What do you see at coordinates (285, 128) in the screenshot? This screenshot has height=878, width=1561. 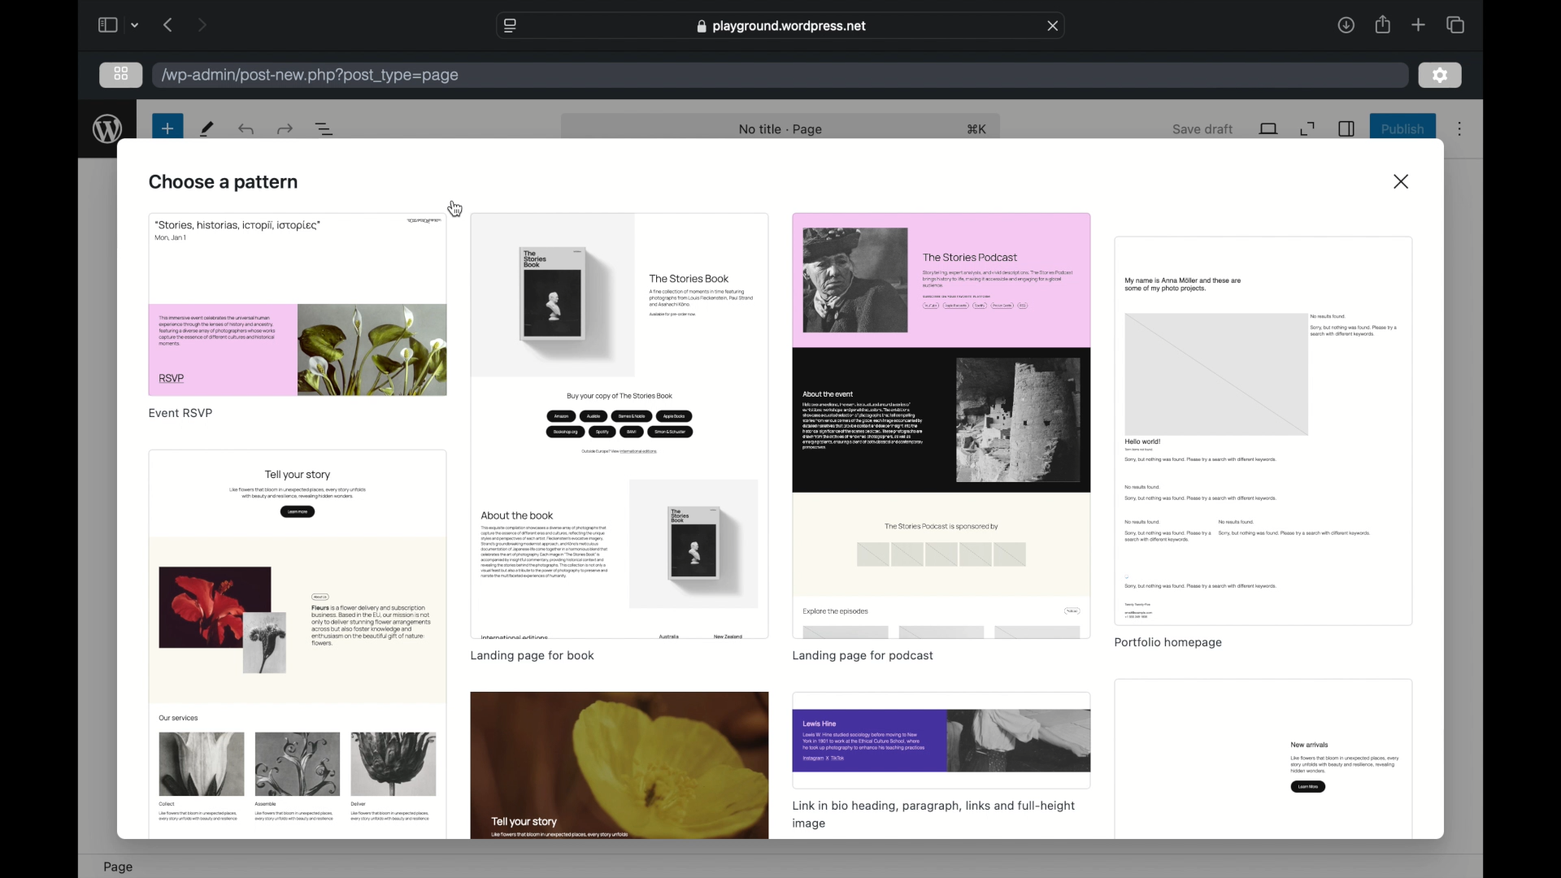 I see `undo` at bounding box center [285, 128].